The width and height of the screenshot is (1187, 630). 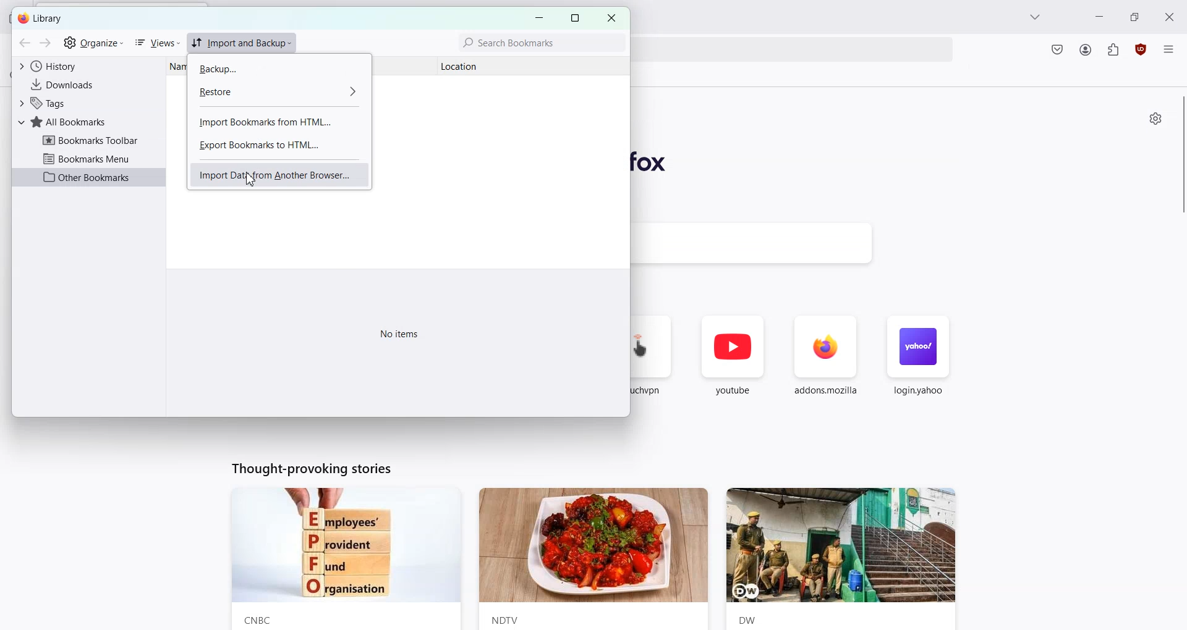 I want to click on Restore, so click(x=275, y=90).